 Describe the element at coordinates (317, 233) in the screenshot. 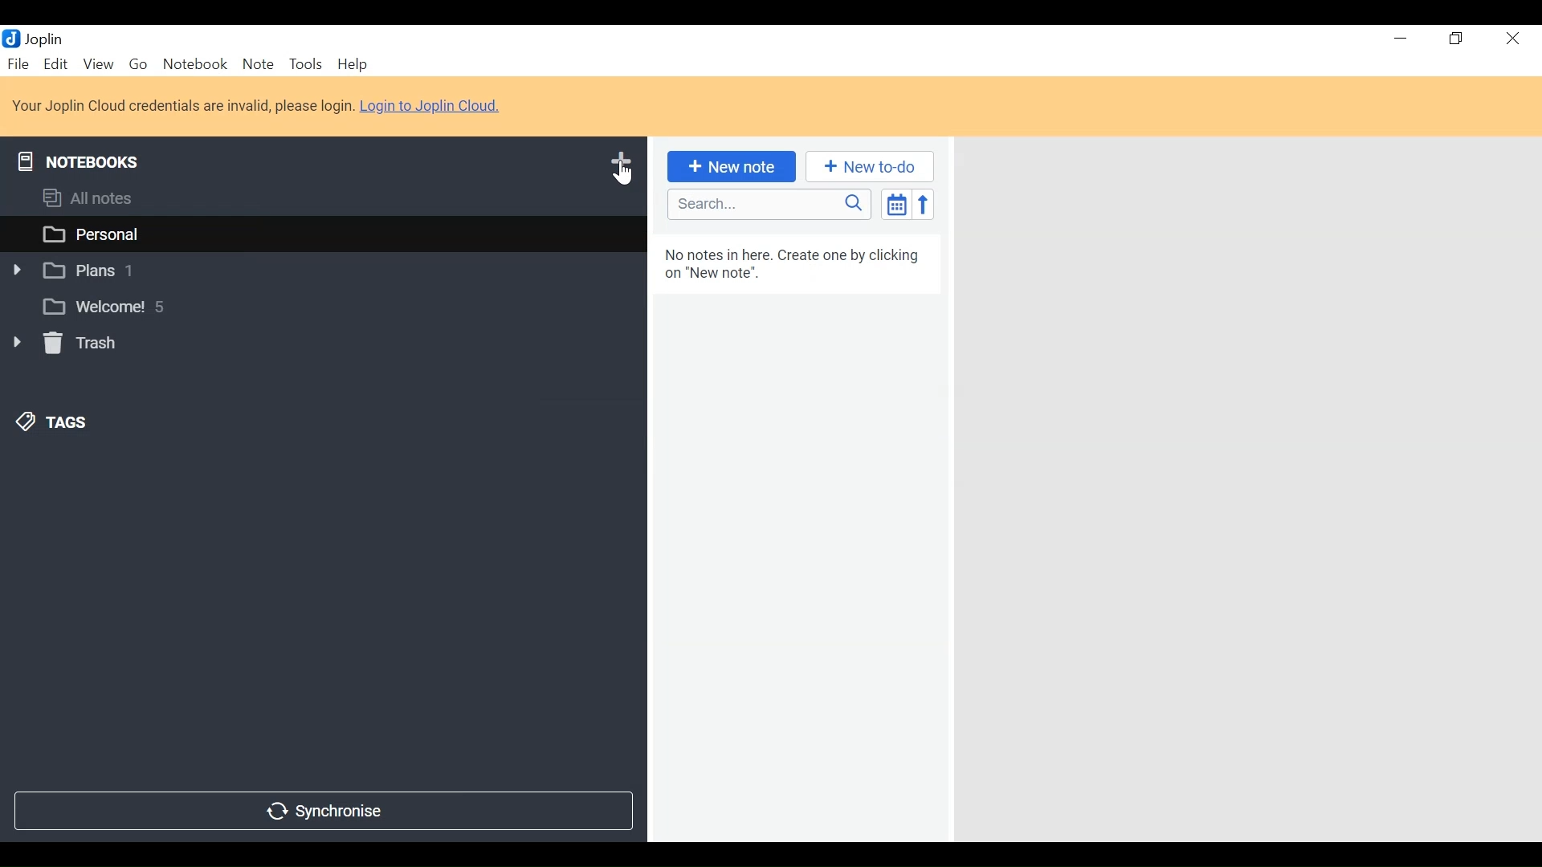

I see `personal ` at that location.